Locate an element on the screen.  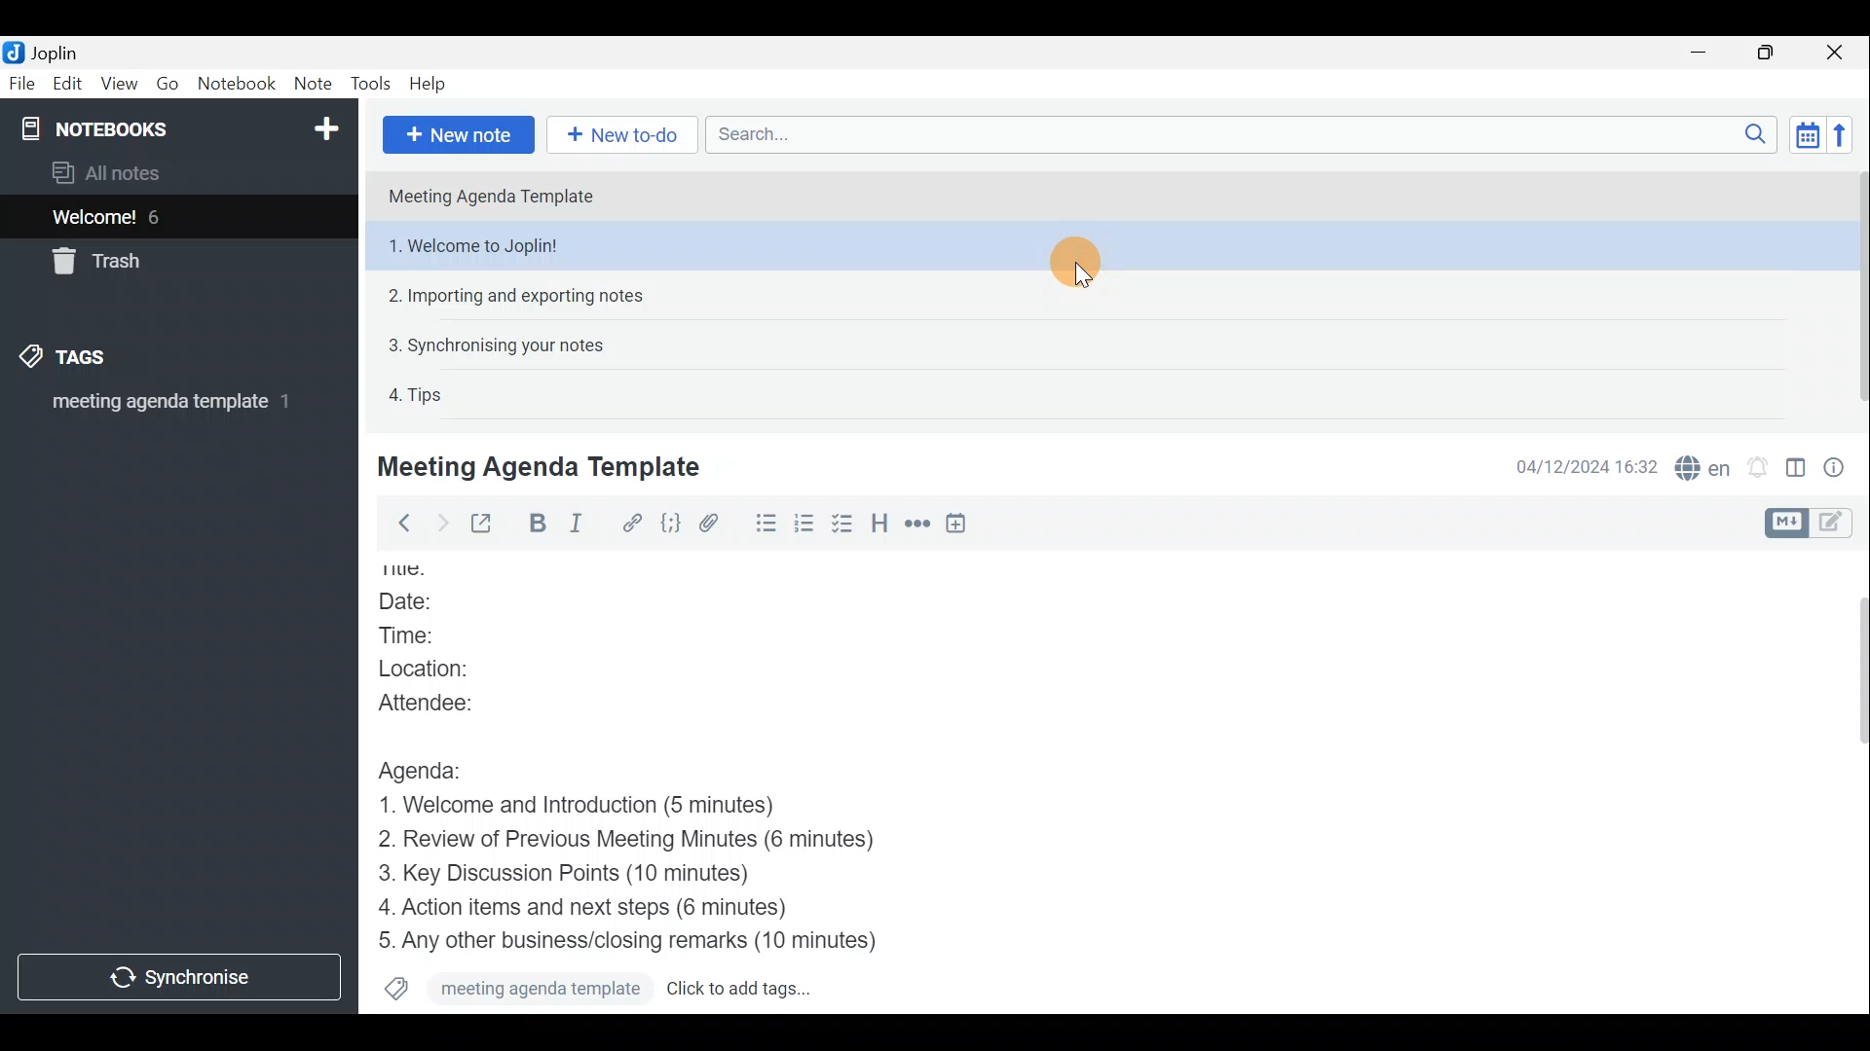
3. Synchronising your notes is located at coordinates (496, 344).